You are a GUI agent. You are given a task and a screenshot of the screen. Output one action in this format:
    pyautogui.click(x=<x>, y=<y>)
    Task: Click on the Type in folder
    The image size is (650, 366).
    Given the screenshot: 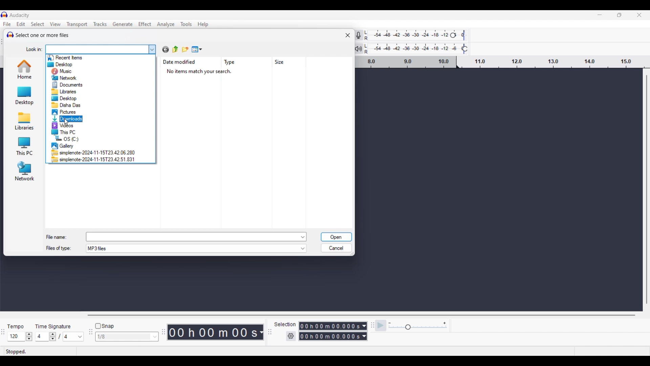 What is the action you would take?
    pyautogui.click(x=96, y=48)
    